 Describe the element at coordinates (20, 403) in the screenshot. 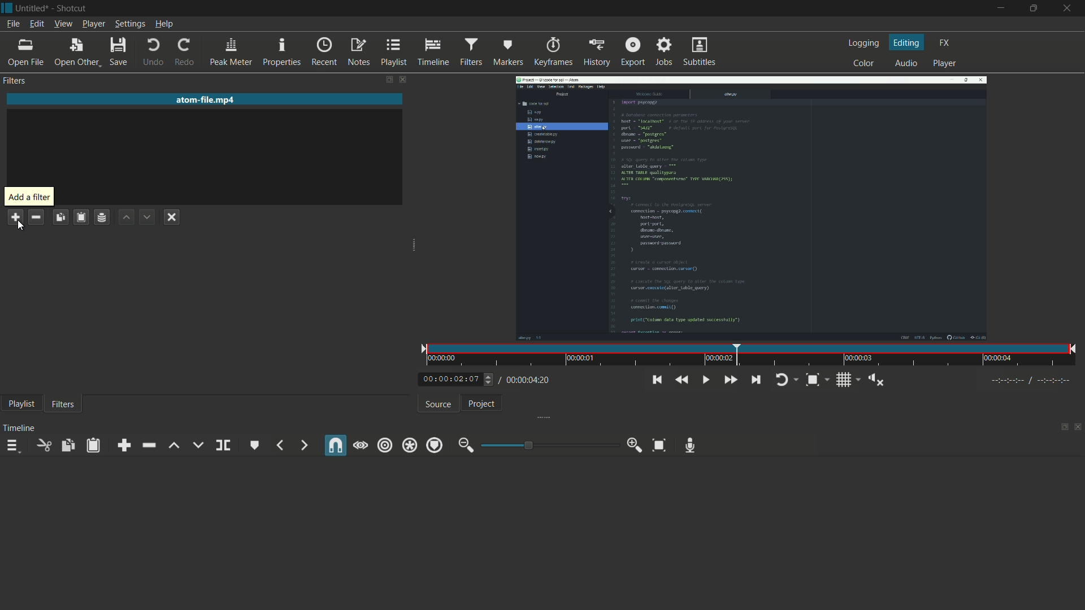

I see `playlist` at that location.